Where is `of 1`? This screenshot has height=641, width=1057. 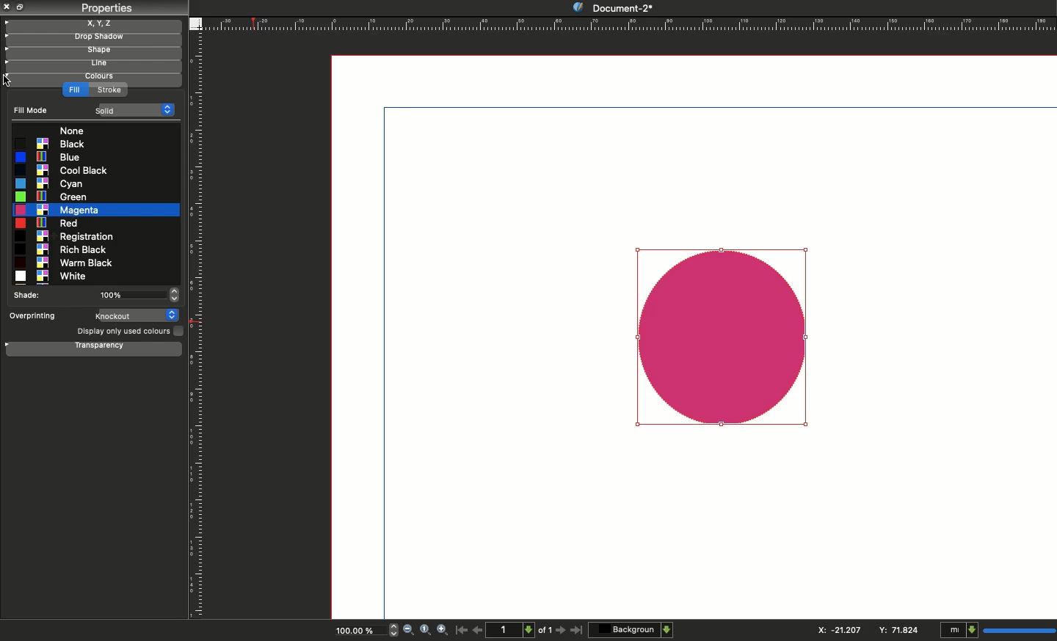 of 1 is located at coordinates (545, 632).